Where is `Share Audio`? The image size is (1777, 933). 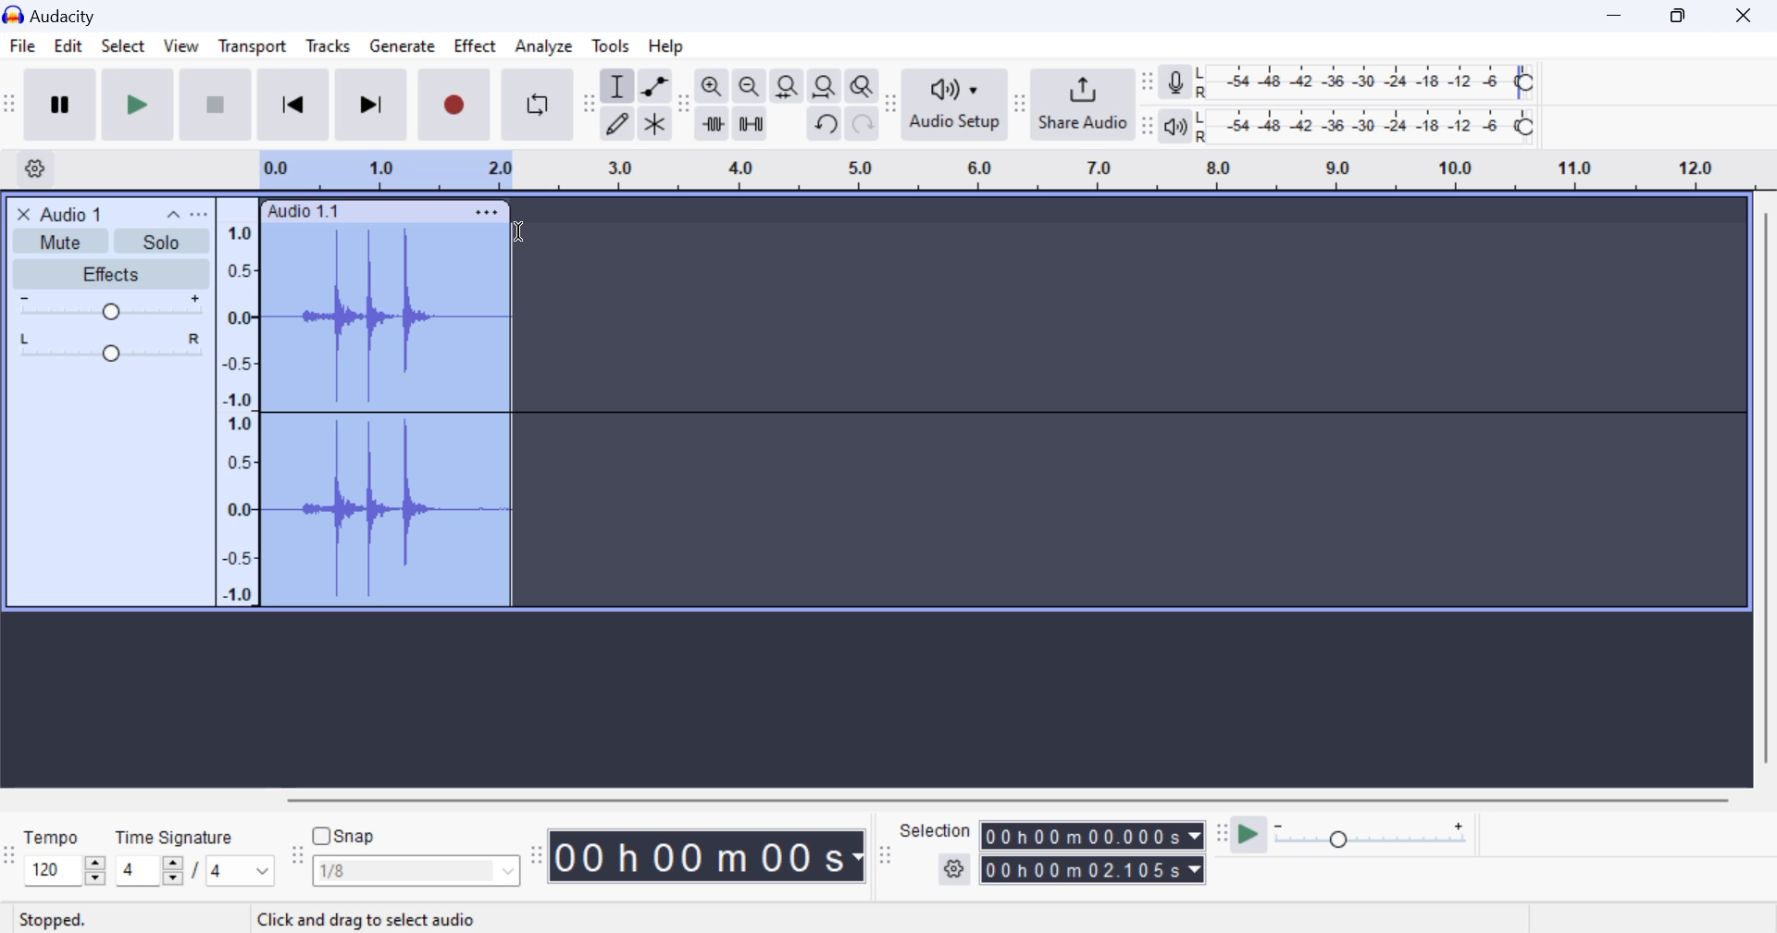
Share Audio is located at coordinates (1082, 104).